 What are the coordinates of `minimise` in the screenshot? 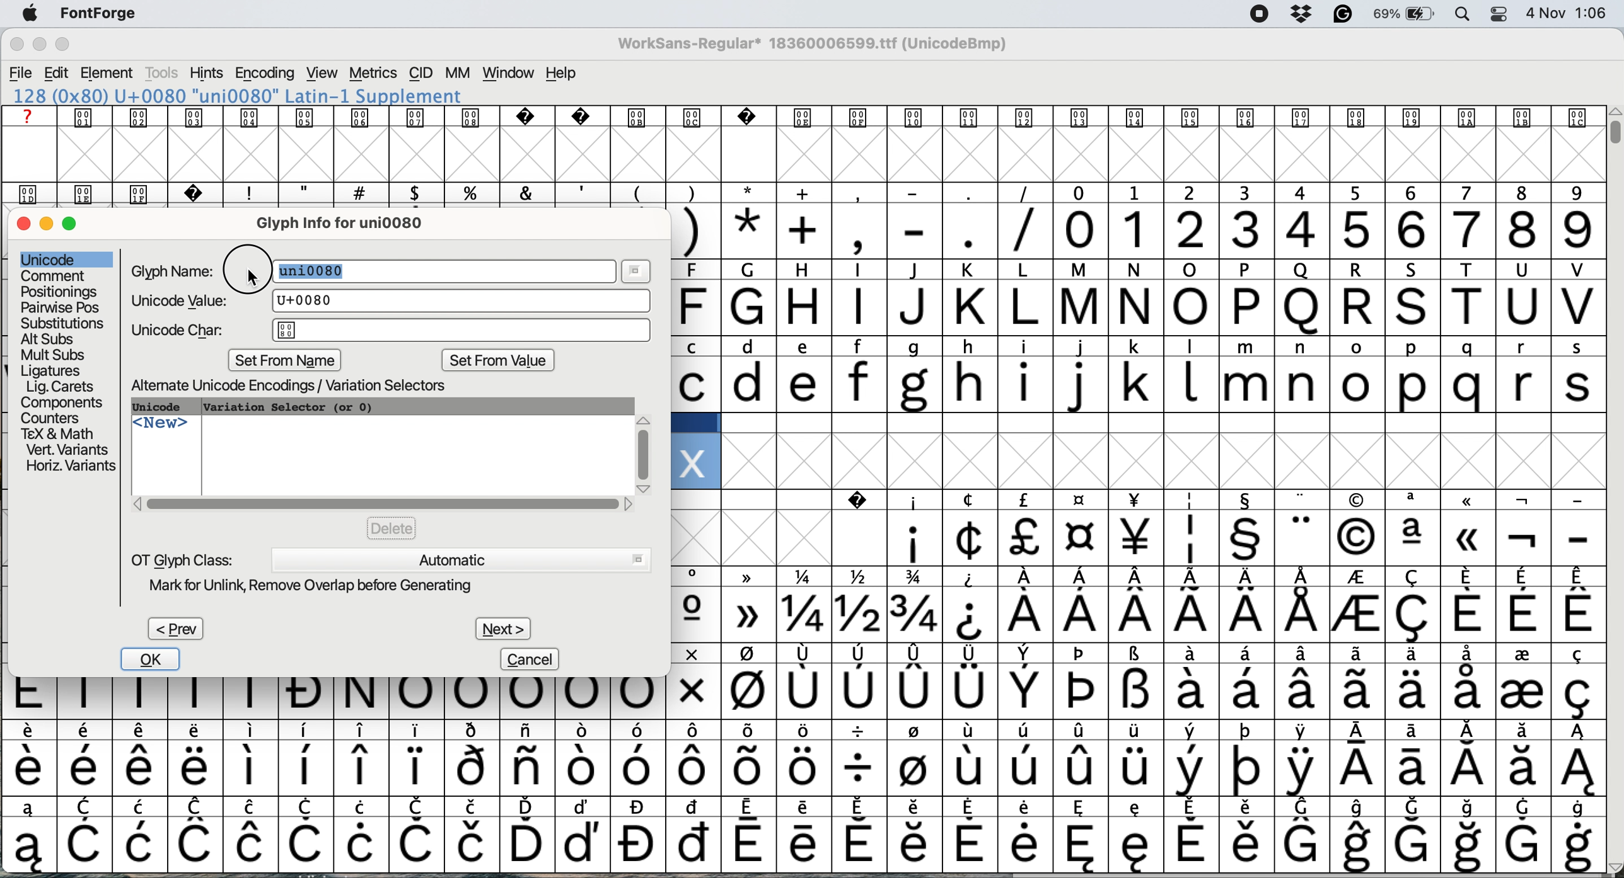 It's located at (48, 224).